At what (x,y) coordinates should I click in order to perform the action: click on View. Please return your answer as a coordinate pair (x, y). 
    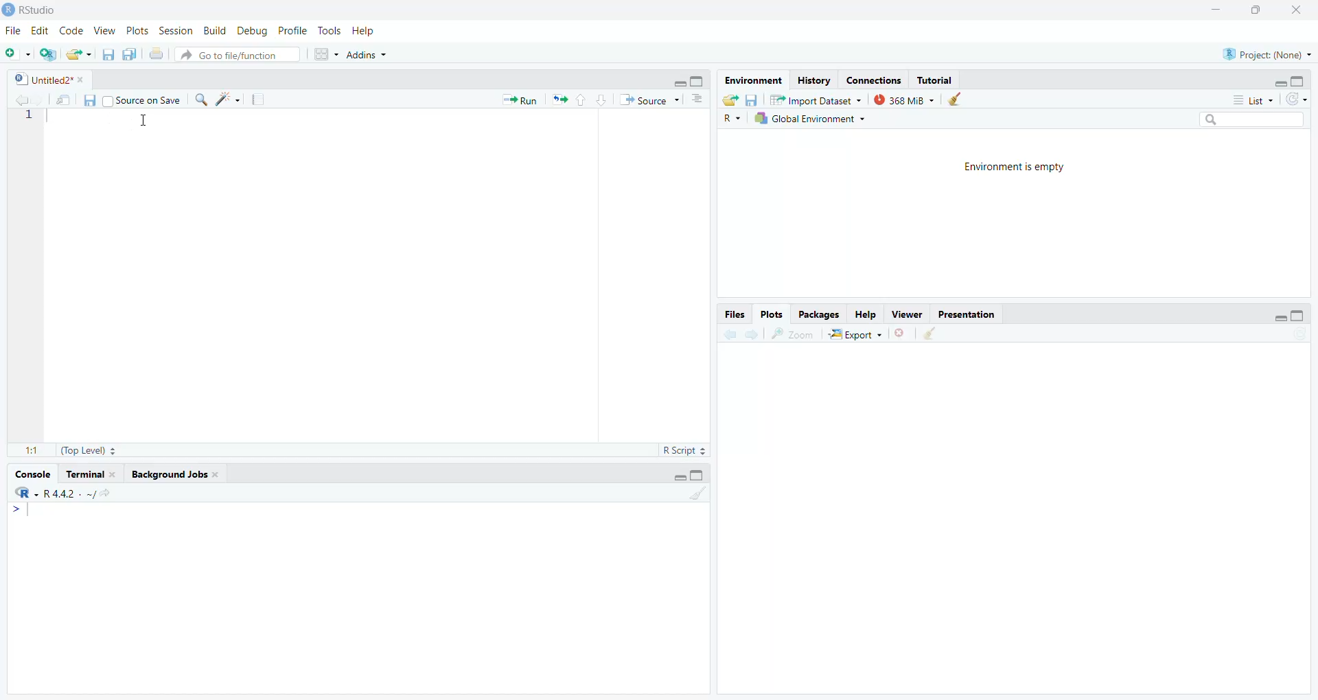
    Looking at the image, I should click on (106, 31).